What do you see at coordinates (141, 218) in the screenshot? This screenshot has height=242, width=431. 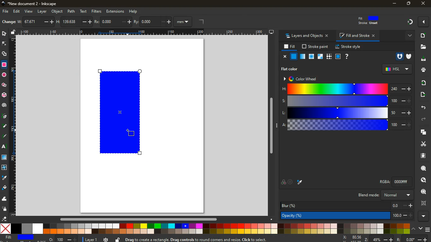 I see `` at bounding box center [141, 218].